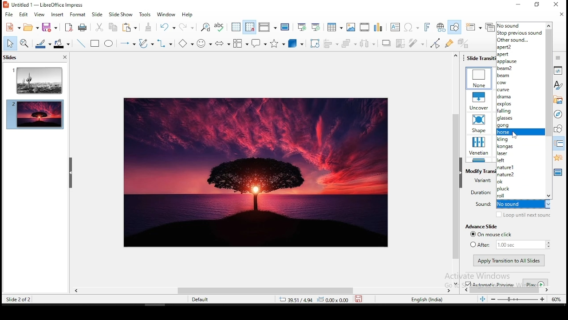 The image size is (568, 320). Describe the element at coordinates (363, 27) in the screenshot. I see `insert audio and video` at that location.